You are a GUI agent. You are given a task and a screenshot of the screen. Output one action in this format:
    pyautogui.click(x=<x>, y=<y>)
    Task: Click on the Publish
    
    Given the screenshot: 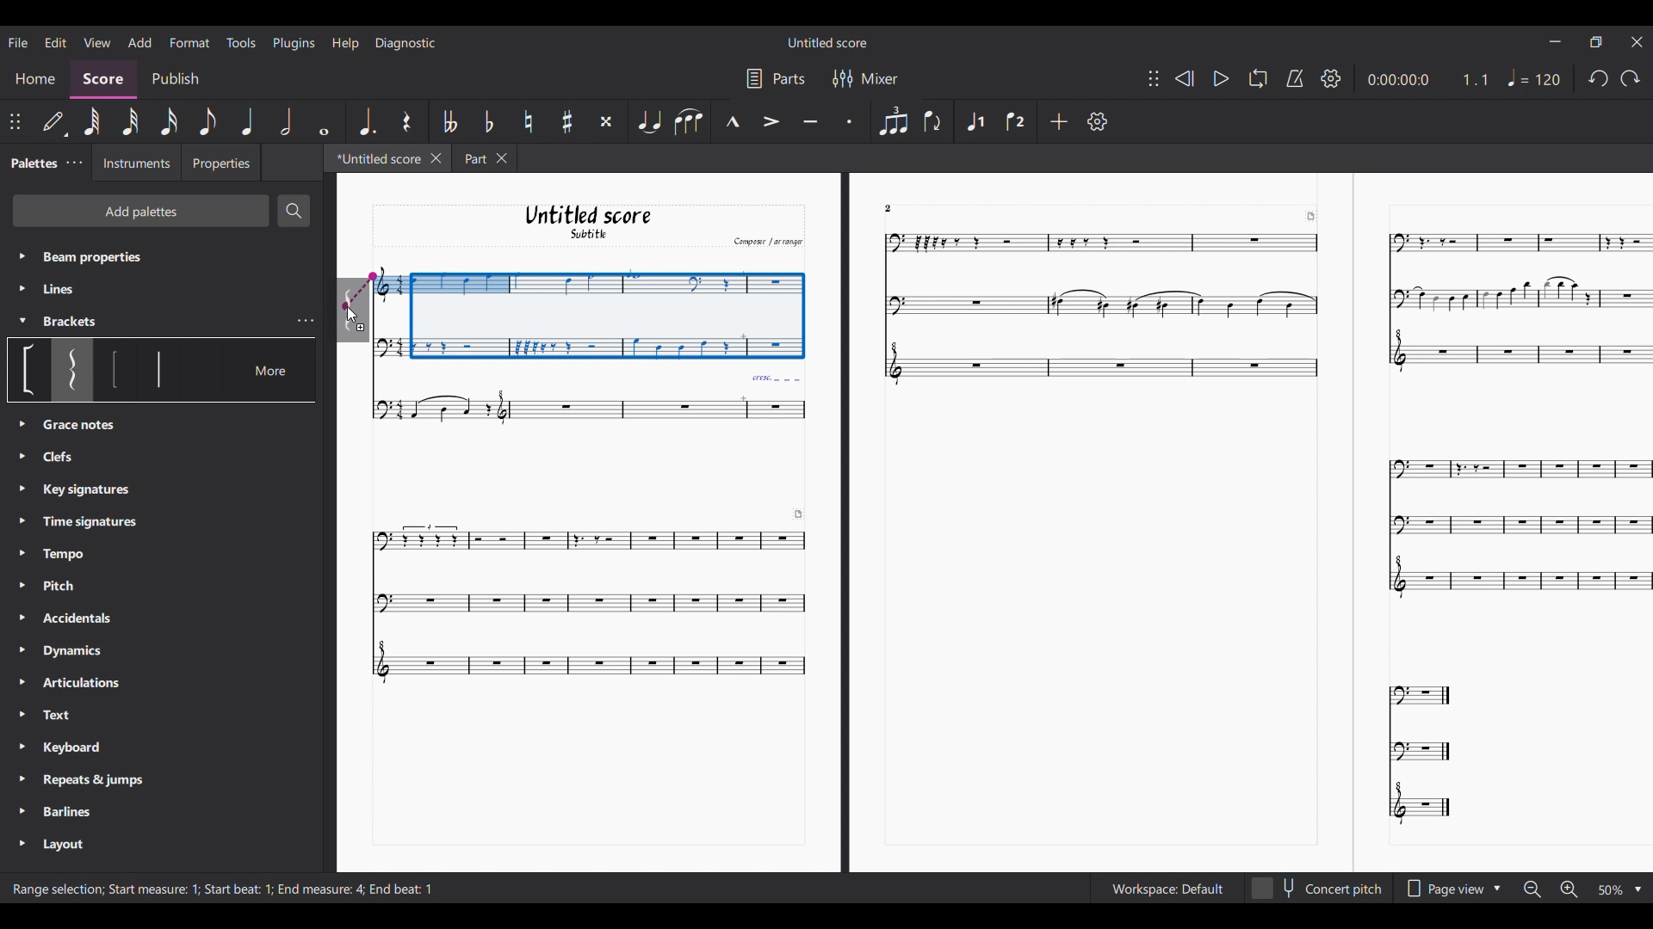 What is the action you would take?
    pyautogui.click(x=174, y=78)
    